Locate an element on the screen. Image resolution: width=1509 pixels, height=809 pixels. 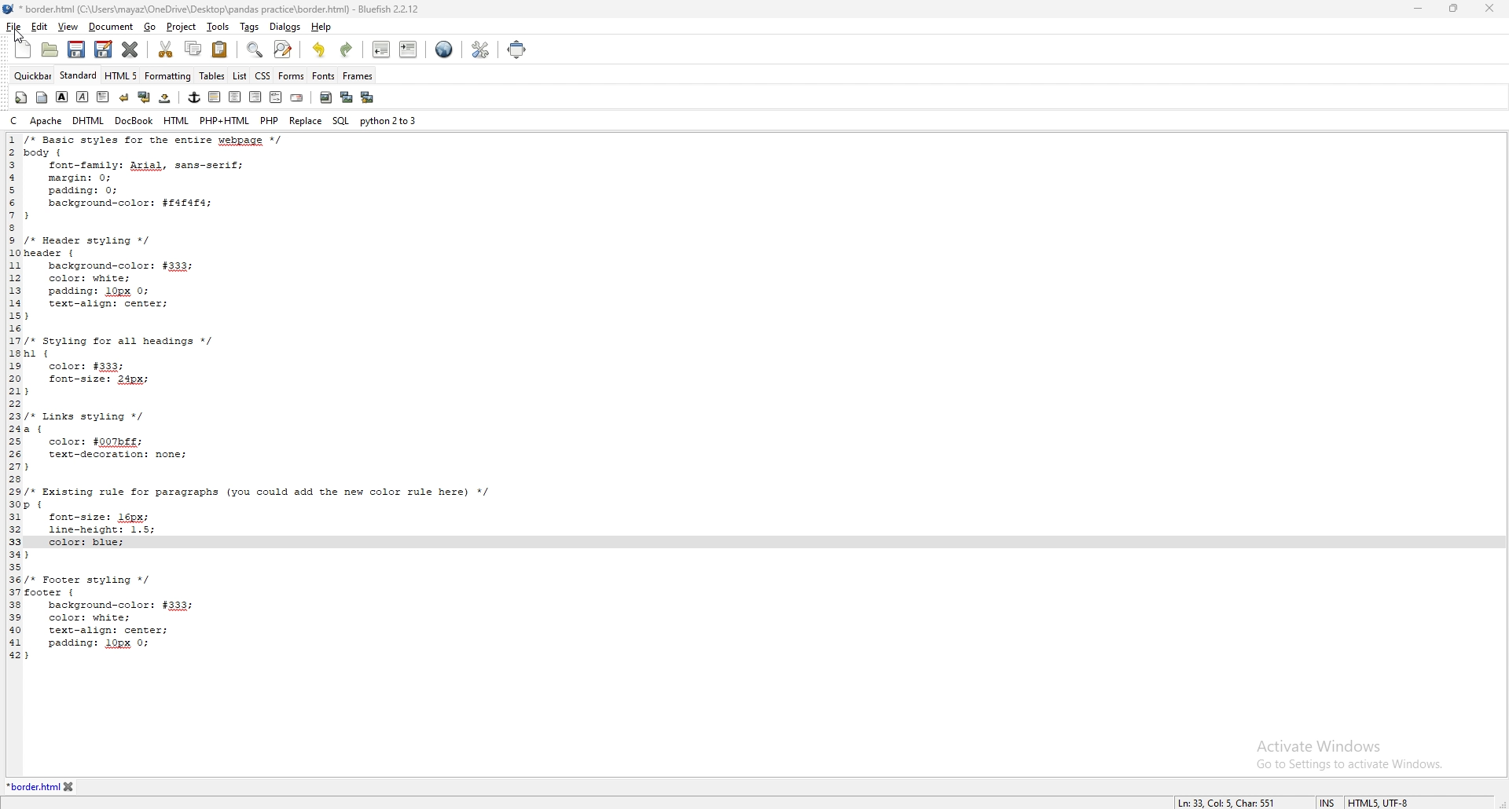
list is located at coordinates (240, 75).